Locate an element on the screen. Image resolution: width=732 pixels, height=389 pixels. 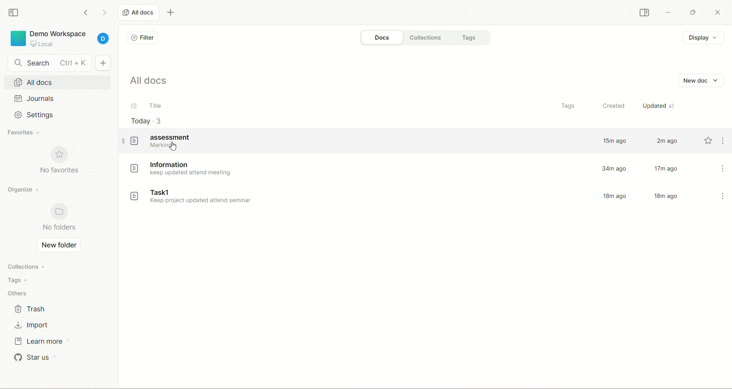
import is located at coordinates (33, 324).